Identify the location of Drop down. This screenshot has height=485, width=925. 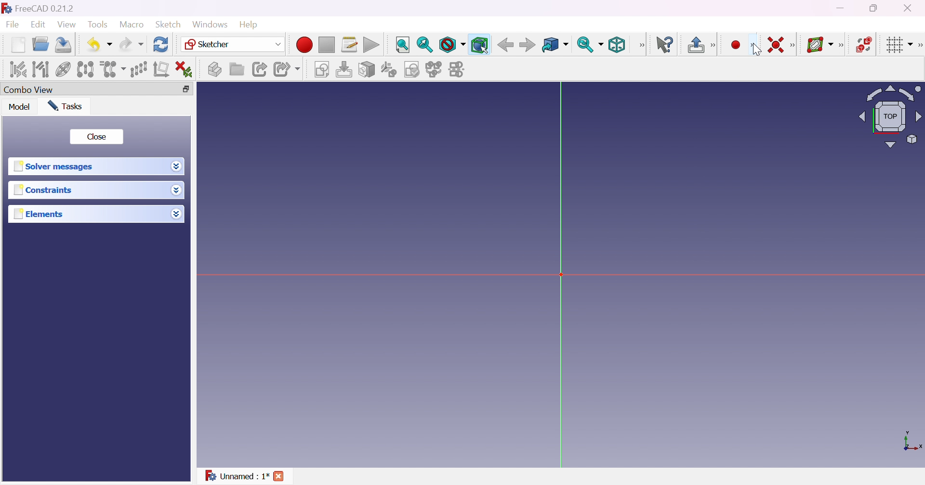
(177, 214).